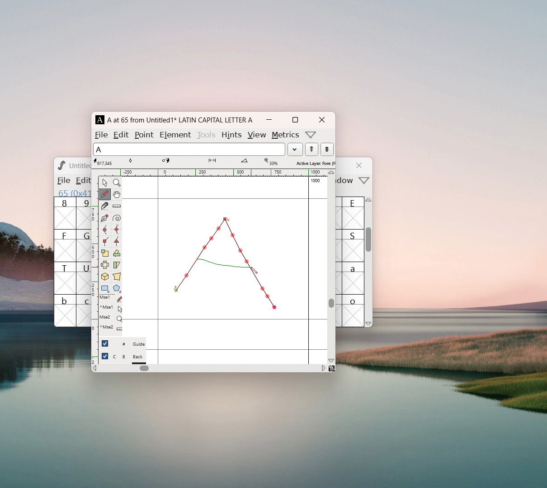 Image resolution: width=547 pixels, height=488 pixels. Describe the element at coordinates (231, 135) in the screenshot. I see `hints` at that location.